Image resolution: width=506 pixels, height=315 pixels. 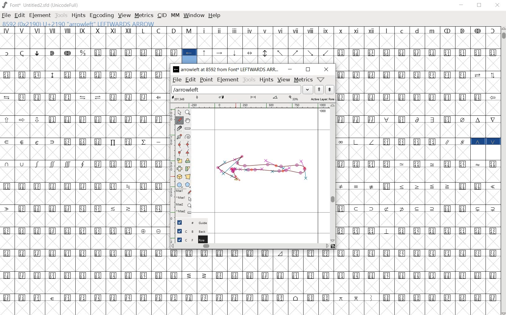 What do you see at coordinates (102, 16) in the screenshot?
I see `encoding` at bounding box center [102, 16].